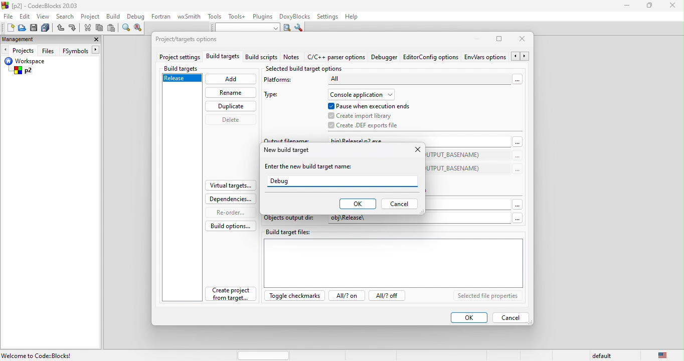 This screenshot has width=684, height=361. What do you see at coordinates (392, 259) in the screenshot?
I see `build target file` at bounding box center [392, 259].